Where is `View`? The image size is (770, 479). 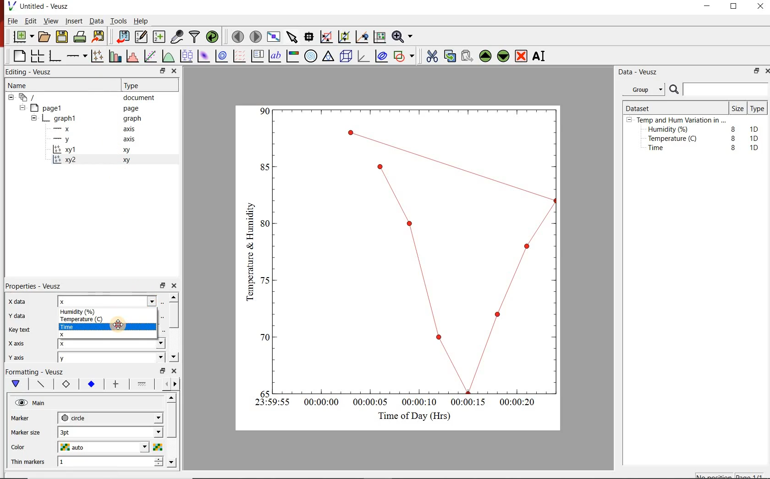
View is located at coordinates (51, 21).